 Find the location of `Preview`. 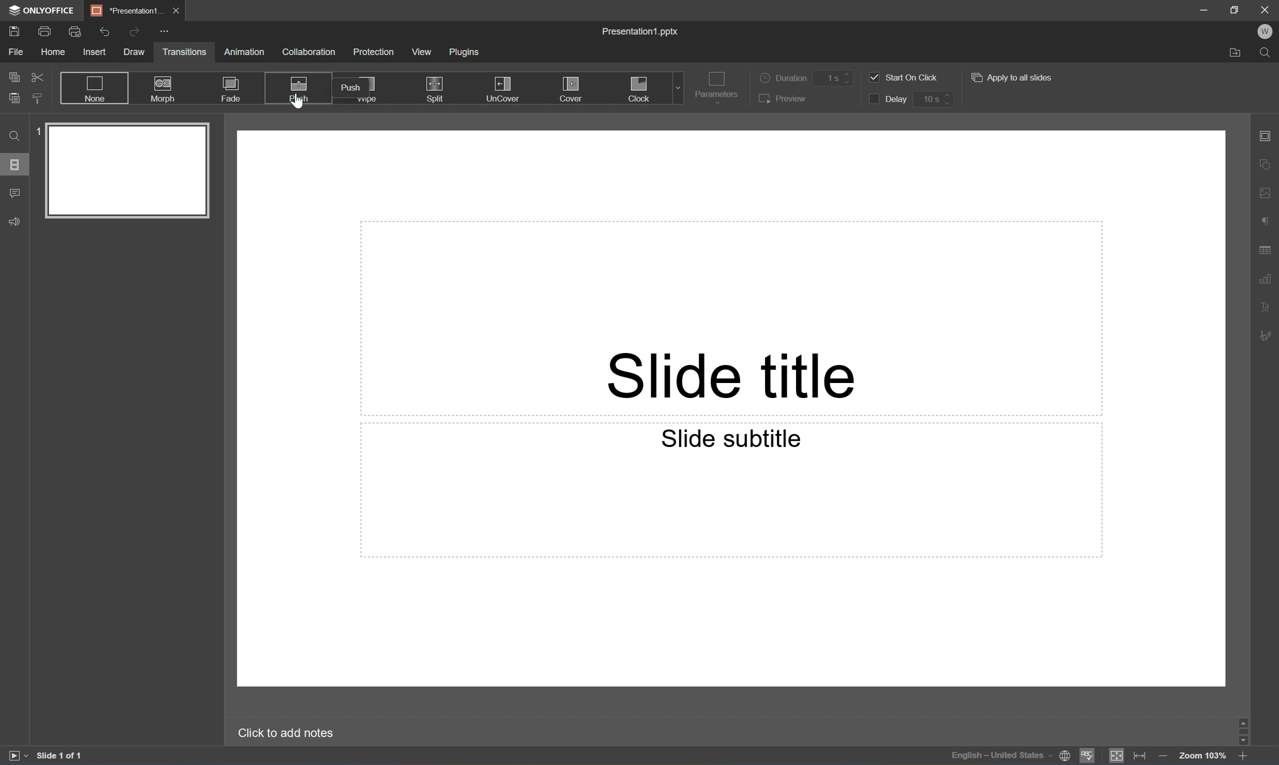

Preview is located at coordinates (784, 98).